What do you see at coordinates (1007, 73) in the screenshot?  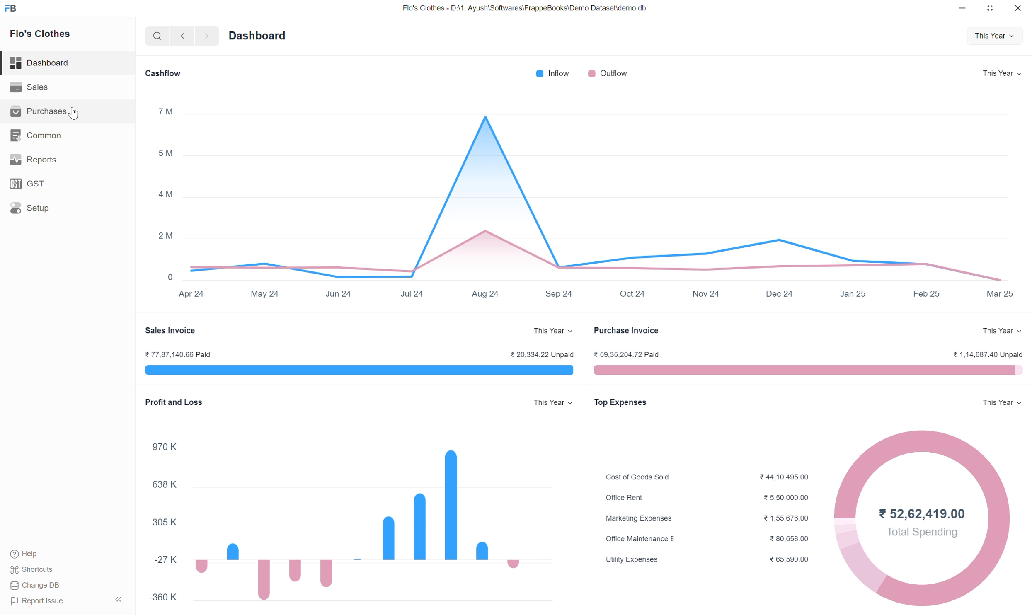 I see `this year` at bounding box center [1007, 73].